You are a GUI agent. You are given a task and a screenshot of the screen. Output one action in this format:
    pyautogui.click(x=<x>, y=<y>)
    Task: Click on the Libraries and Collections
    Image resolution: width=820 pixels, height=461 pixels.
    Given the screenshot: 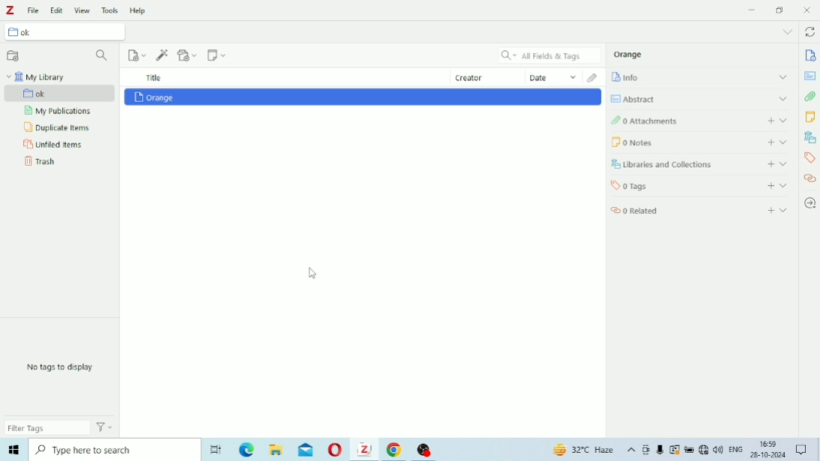 What is the action you would take?
    pyautogui.click(x=809, y=137)
    